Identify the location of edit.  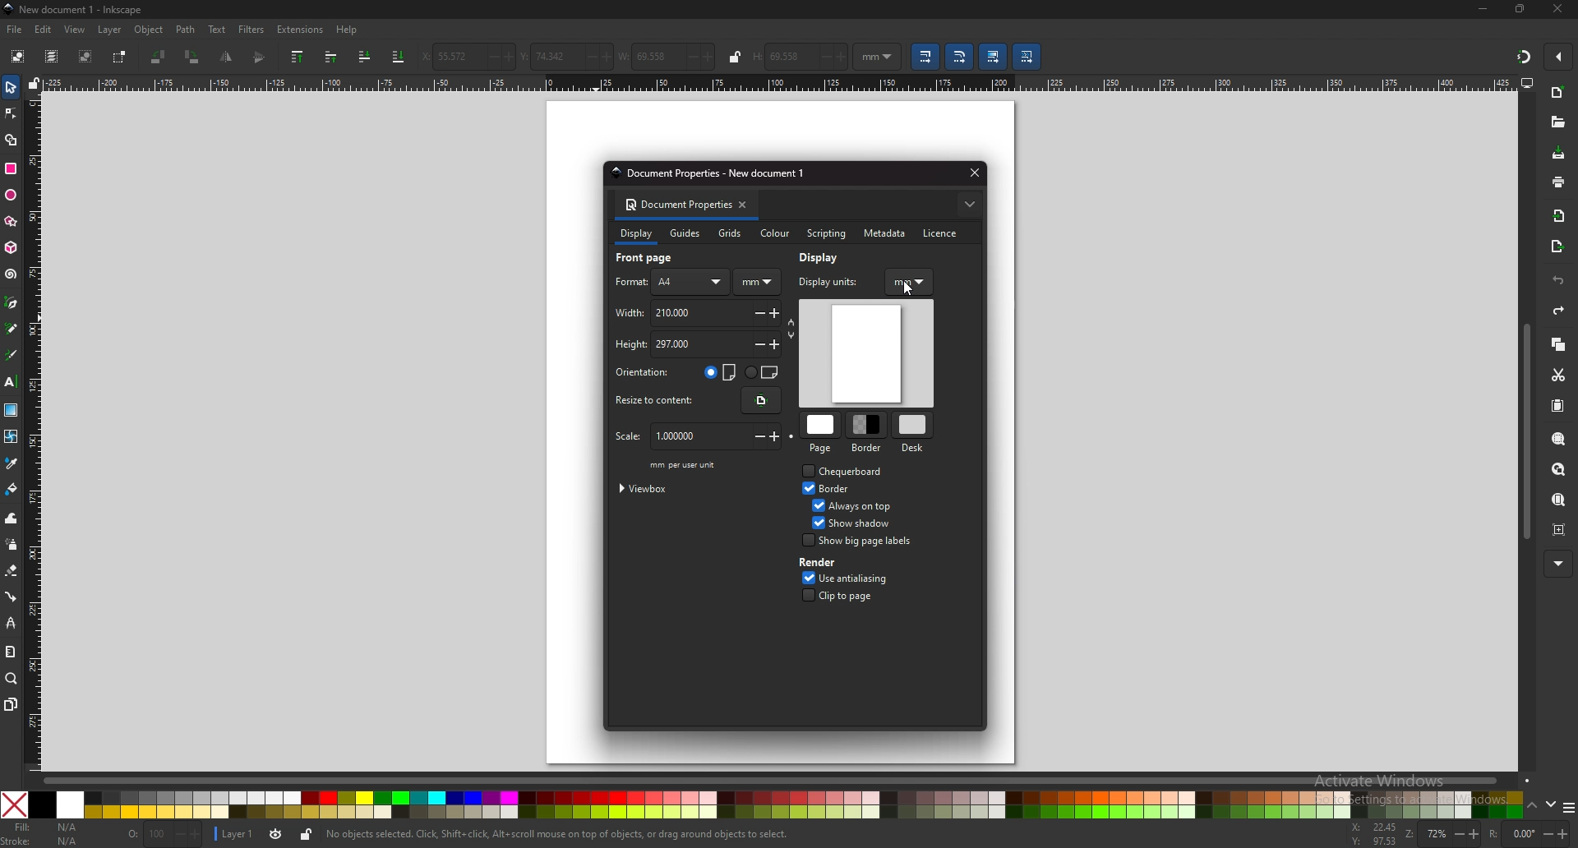
(42, 30).